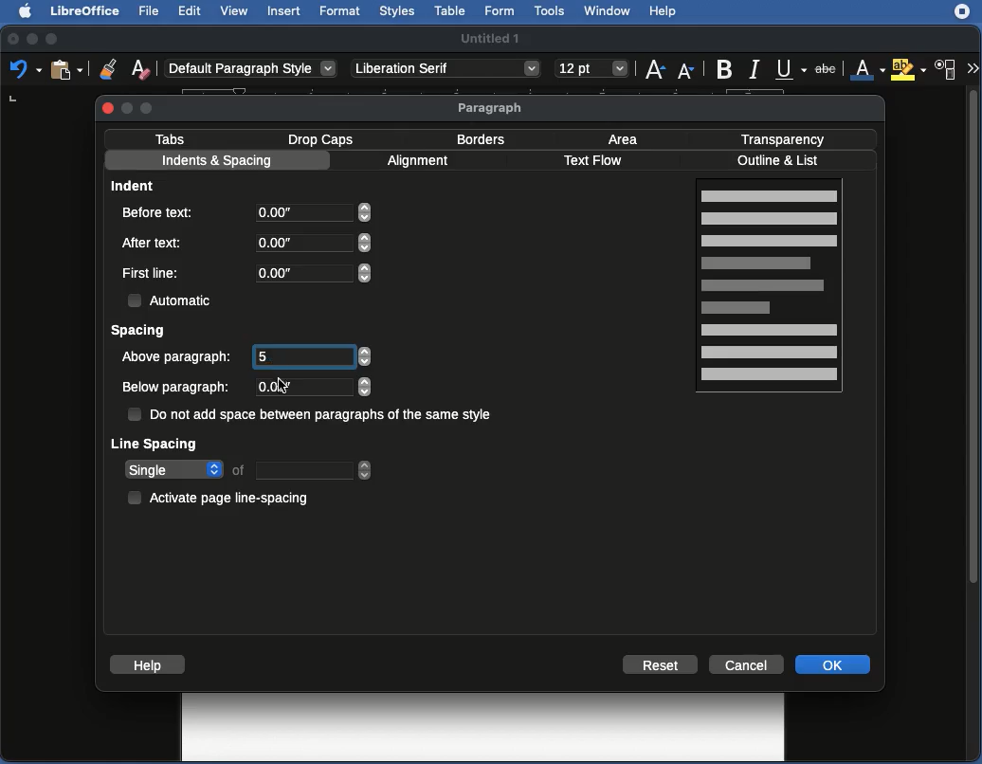 The width and height of the screenshot is (982, 764). Describe the element at coordinates (607, 11) in the screenshot. I see `Window` at that location.